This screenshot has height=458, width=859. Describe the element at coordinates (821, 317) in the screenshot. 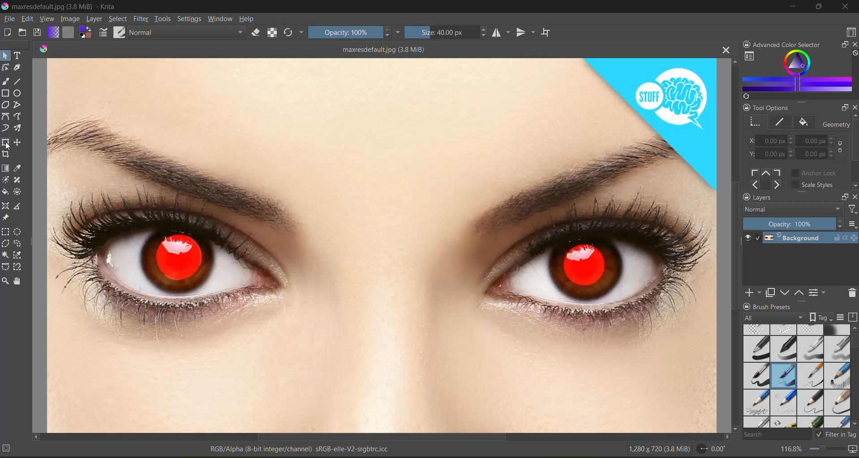

I see `show tag box` at that location.